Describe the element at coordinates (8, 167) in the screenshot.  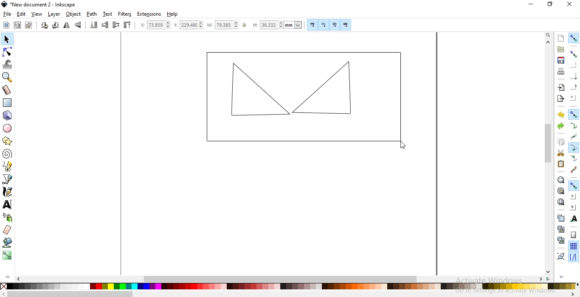
I see `draw freehand lines` at that location.